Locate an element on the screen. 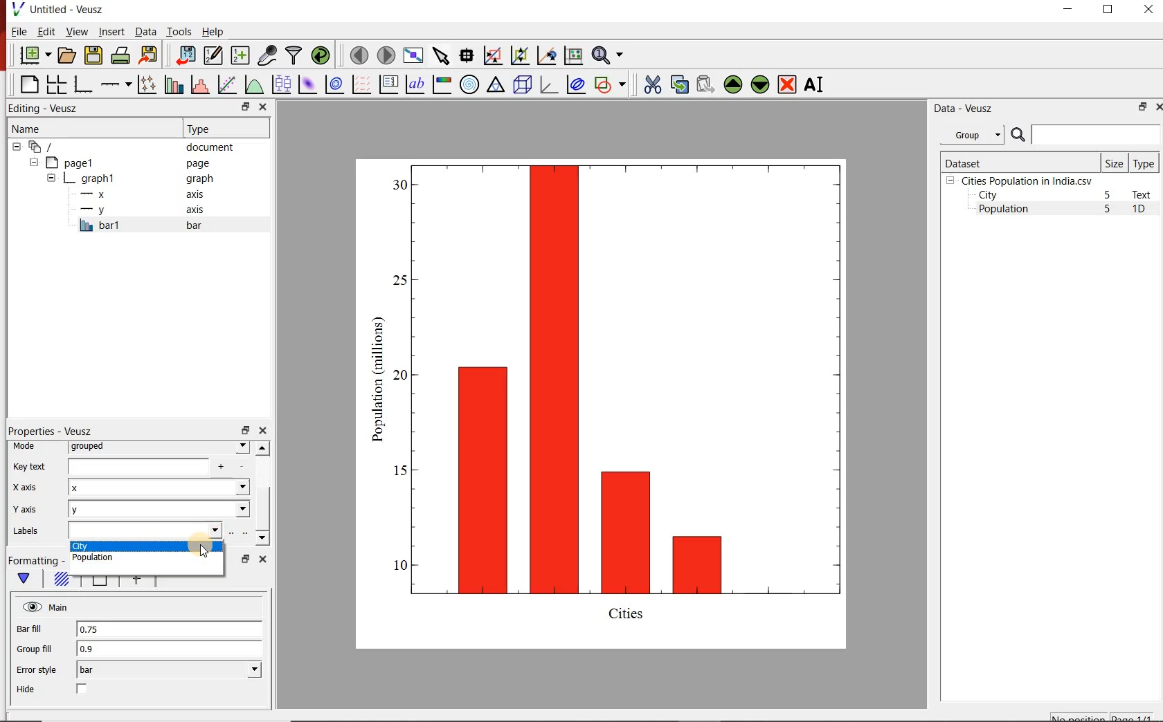  page1 is located at coordinates (124, 163).